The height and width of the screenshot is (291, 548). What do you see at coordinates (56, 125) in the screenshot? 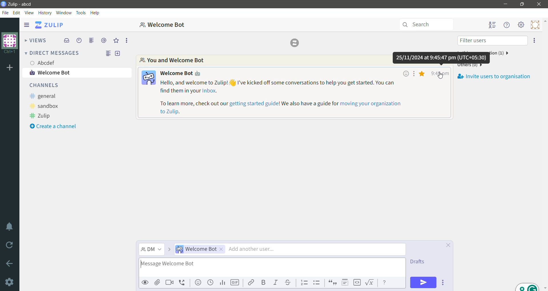
I see `Create a Channel` at bounding box center [56, 125].